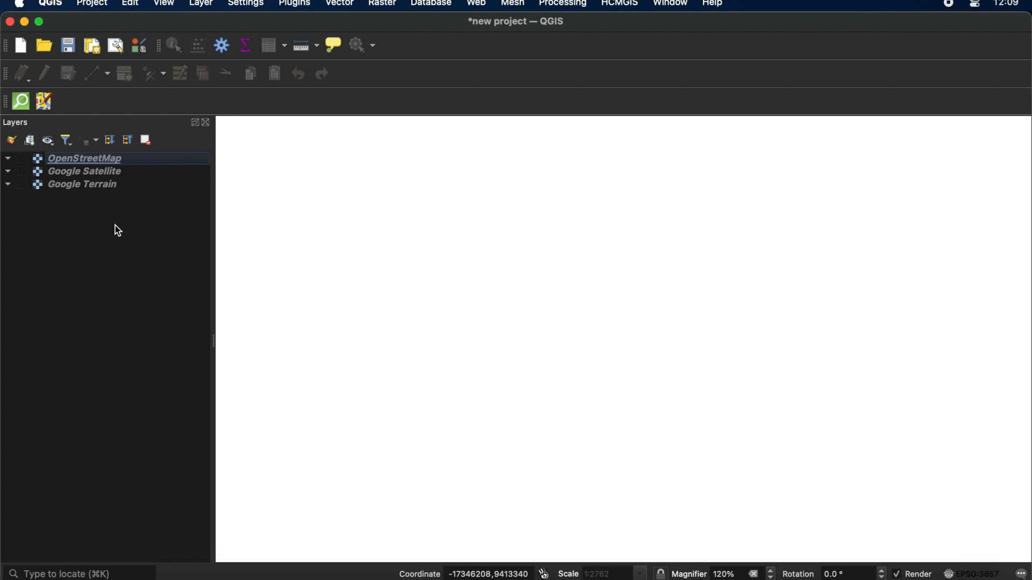 The image size is (1032, 580). Describe the element at coordinates (98, 73) in the screenshot. I see `digitize with segment` at that location.